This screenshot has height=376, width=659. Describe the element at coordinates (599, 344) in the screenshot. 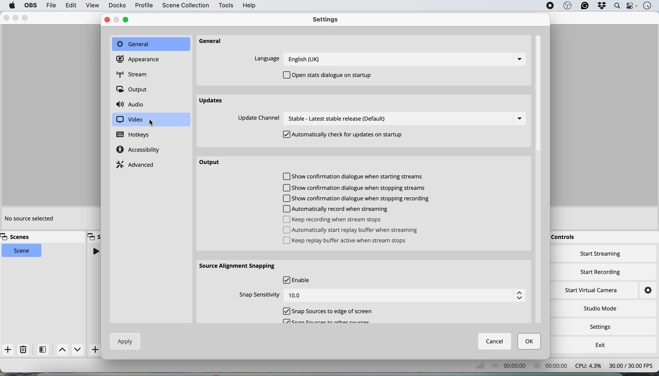

I see `exit` at that location.